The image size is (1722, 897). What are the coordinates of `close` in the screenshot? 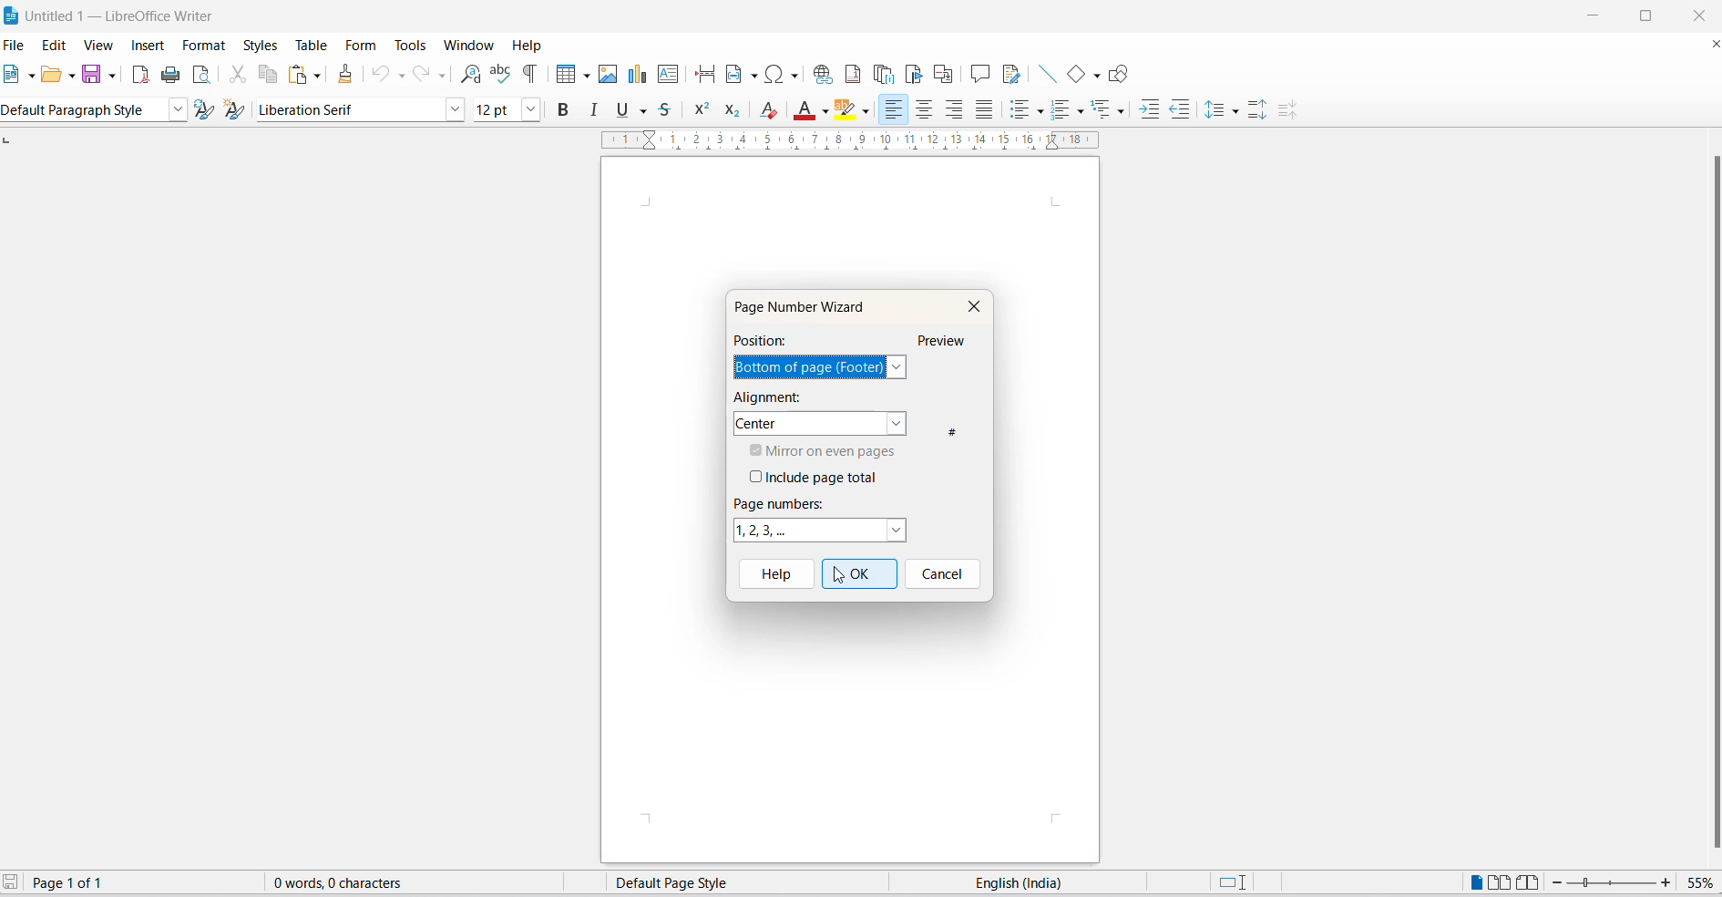 It's located at (1696, 14).